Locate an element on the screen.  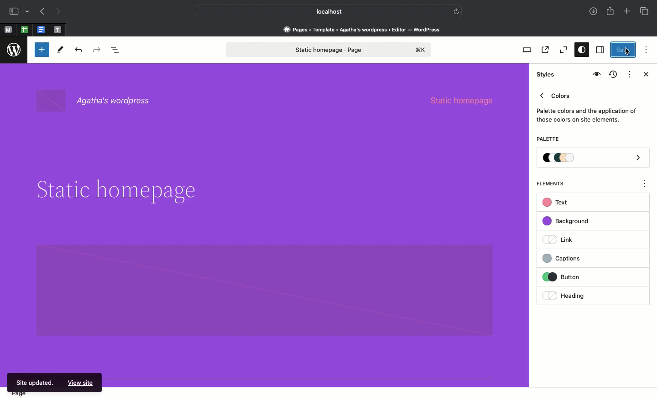
Site updated with new color customization is located at coordinates (33, 383).